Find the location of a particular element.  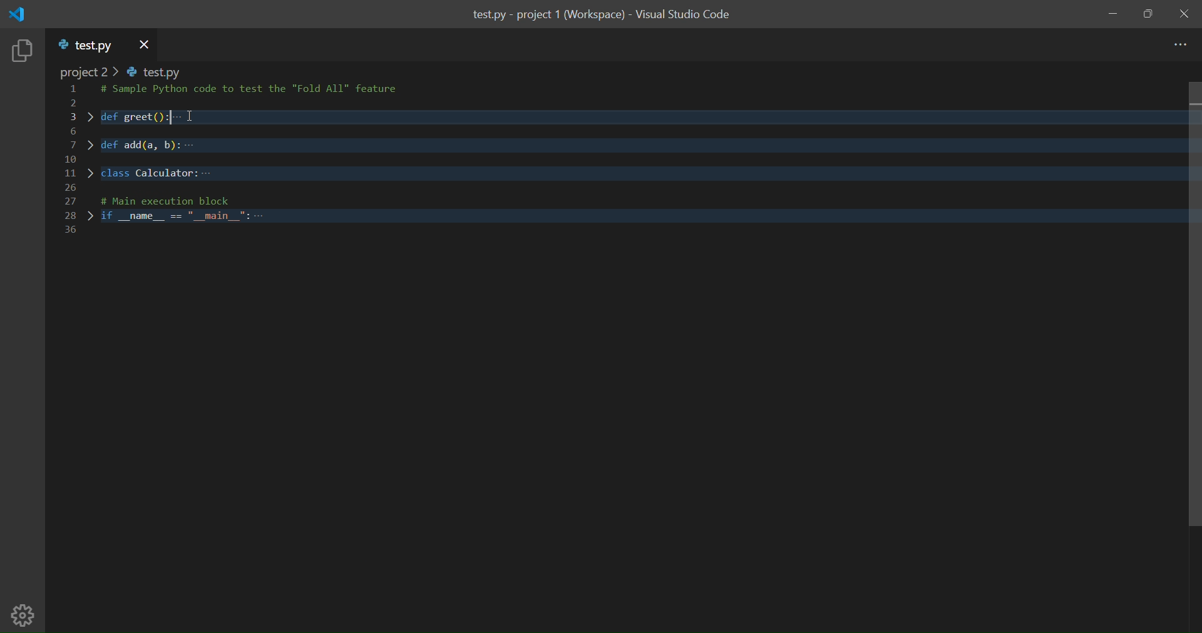

cursor is located at coordinates (188, 113).